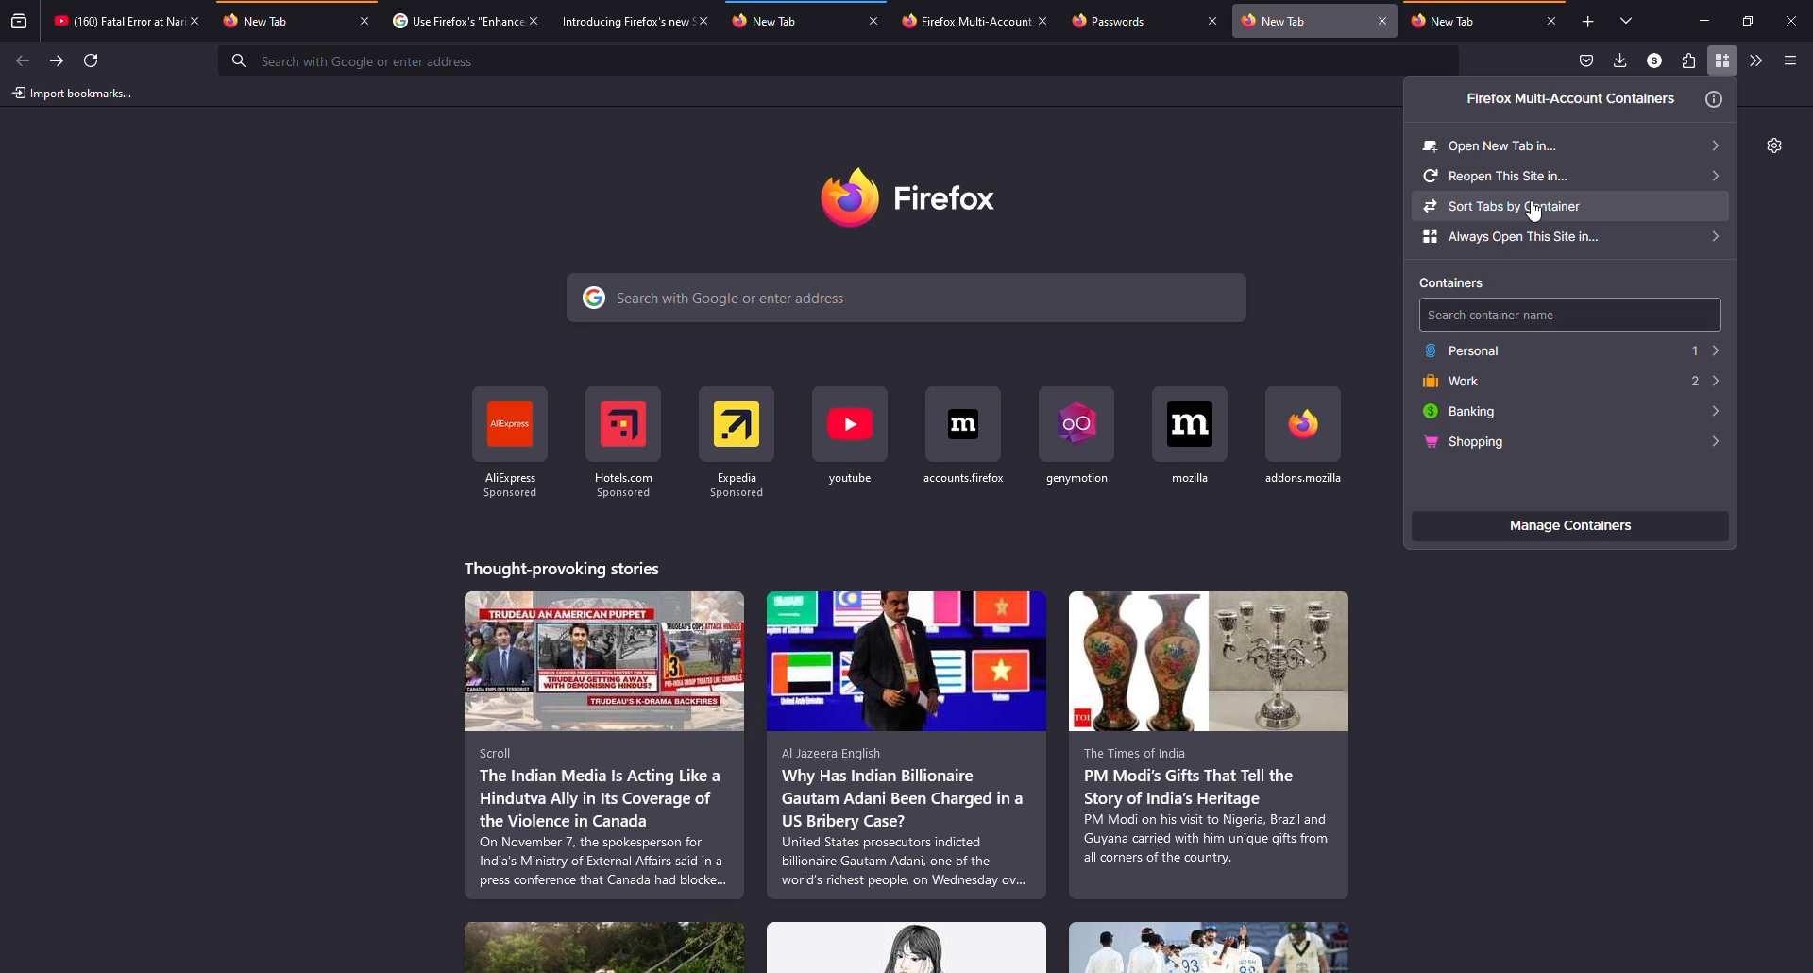  I want to click on tab, so click(1301, 21).